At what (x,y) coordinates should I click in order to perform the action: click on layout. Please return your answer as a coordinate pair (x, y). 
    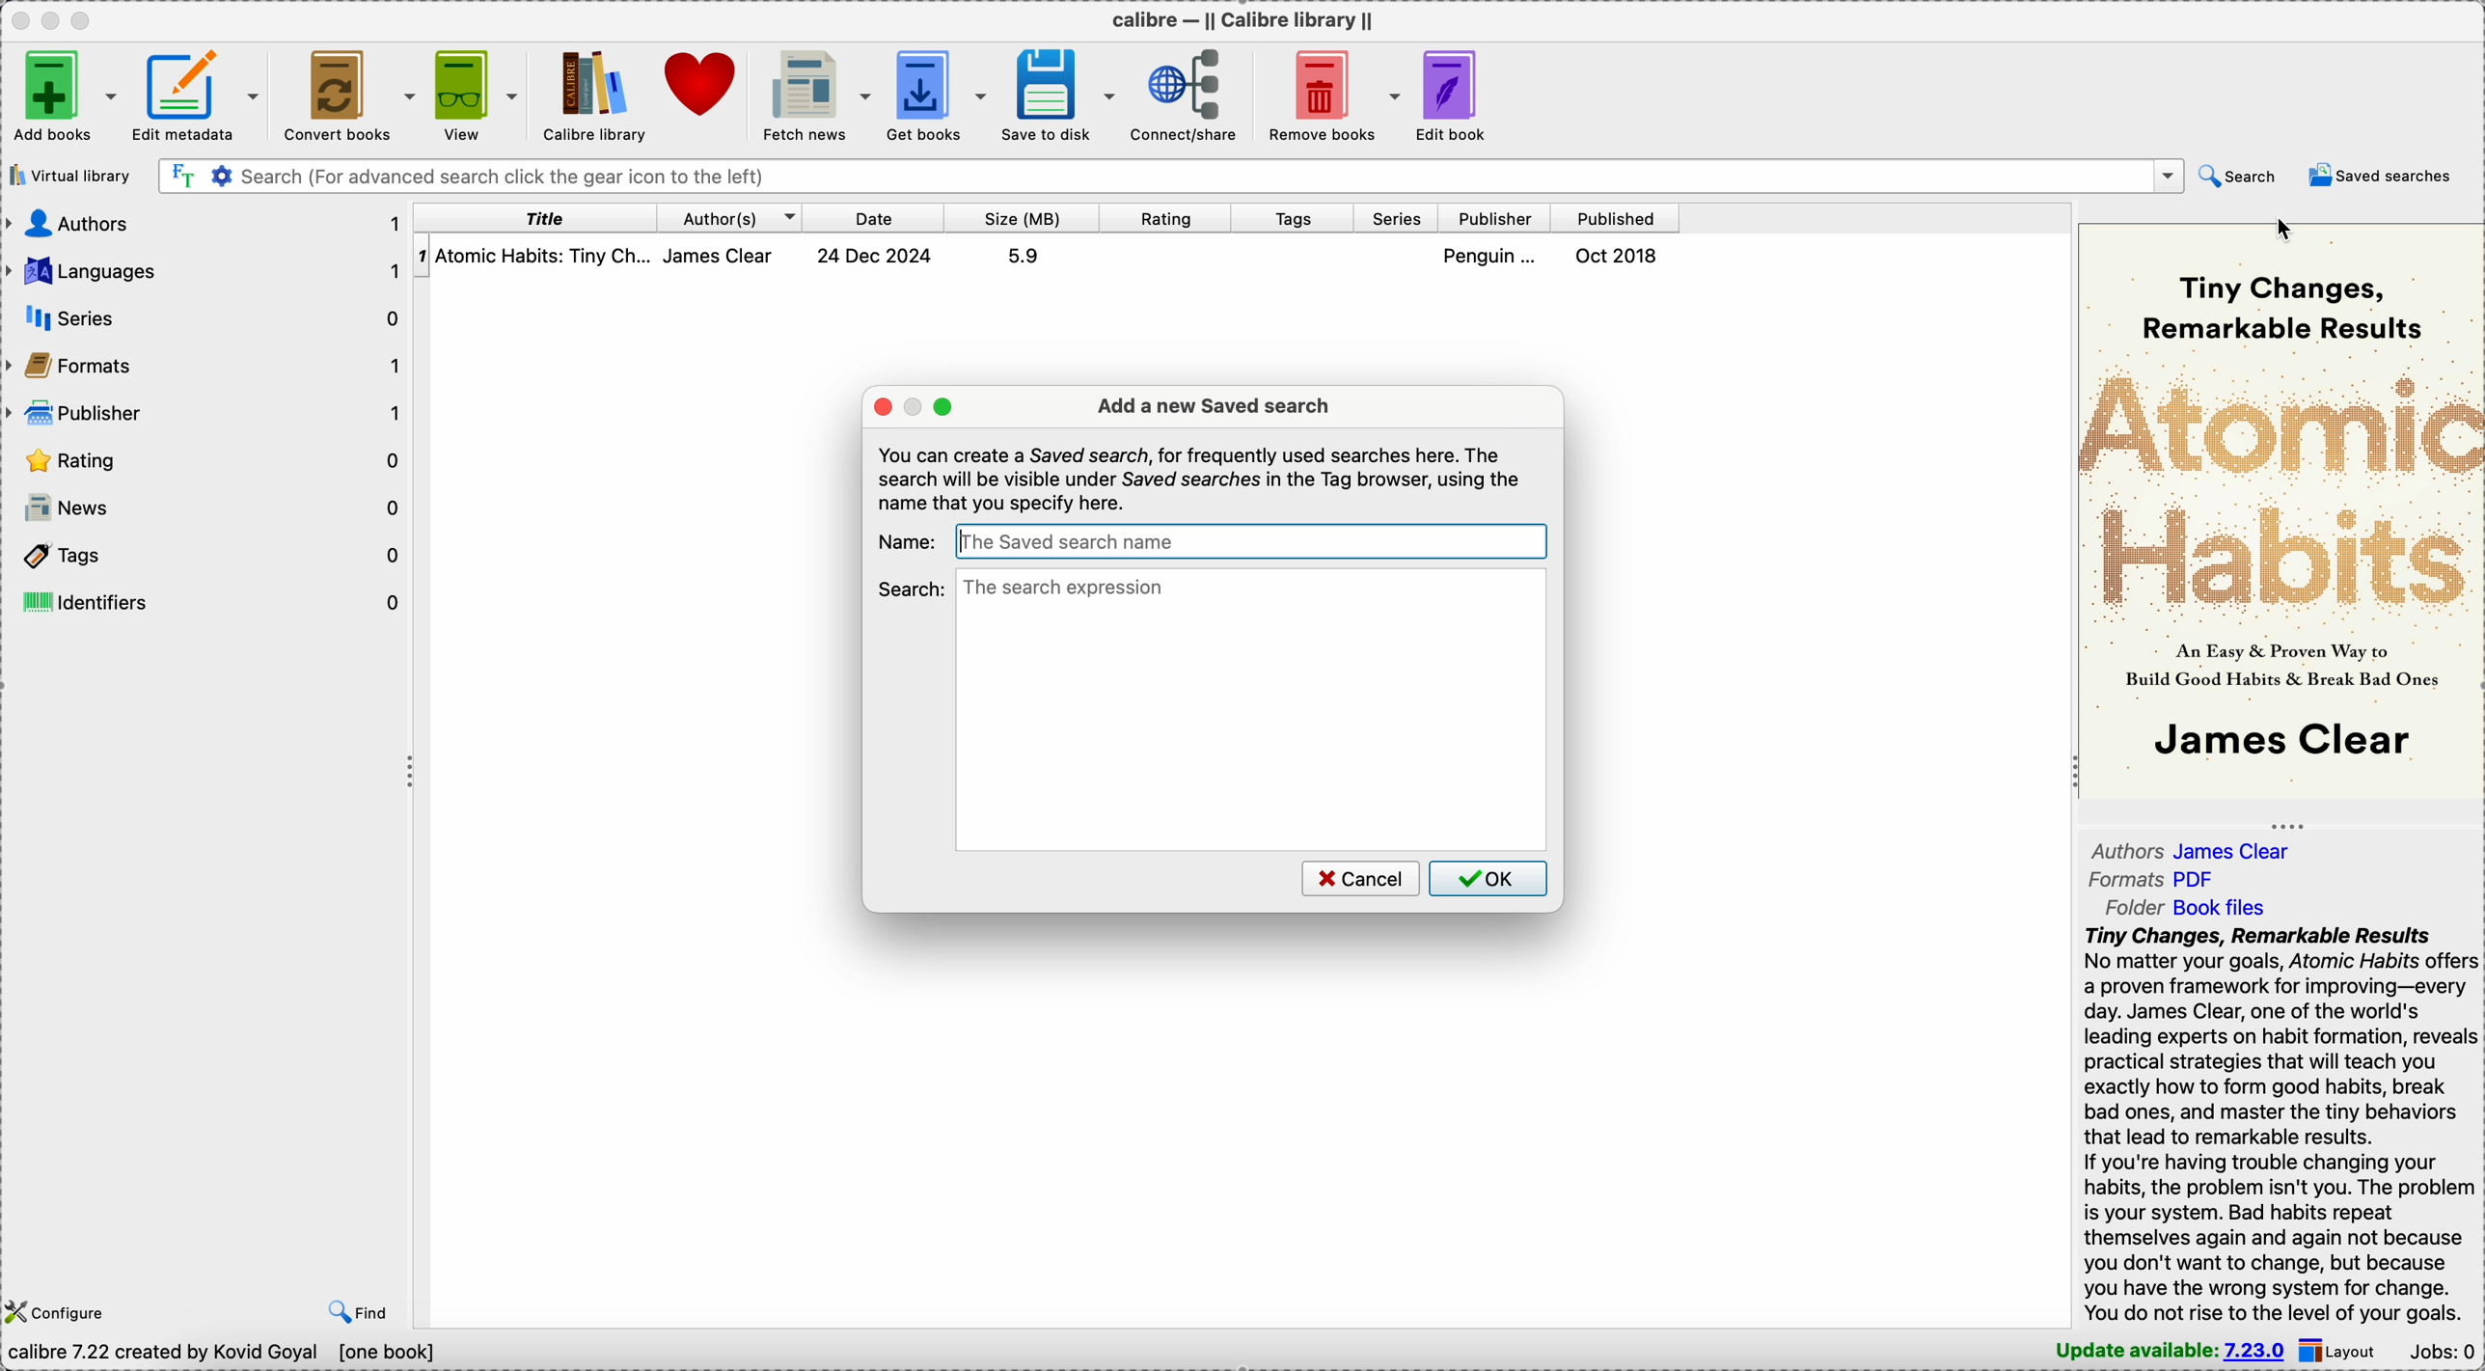
    Looking at the image, I should click on (2344, 1350).